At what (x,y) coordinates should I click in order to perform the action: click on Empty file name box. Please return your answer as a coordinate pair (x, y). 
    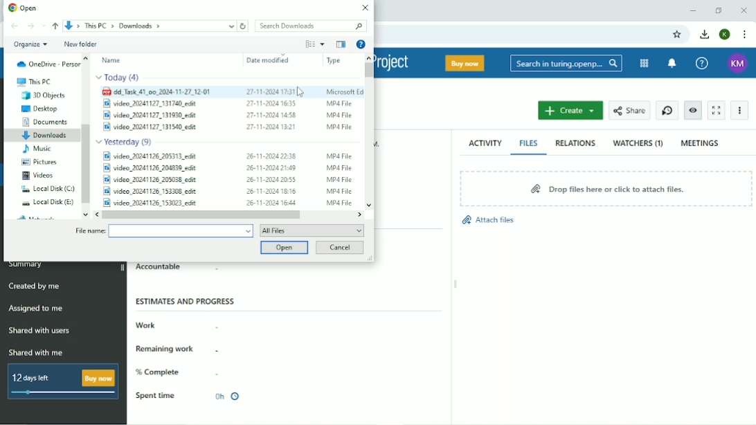
    Looking at the image, I should click on (181, 231).